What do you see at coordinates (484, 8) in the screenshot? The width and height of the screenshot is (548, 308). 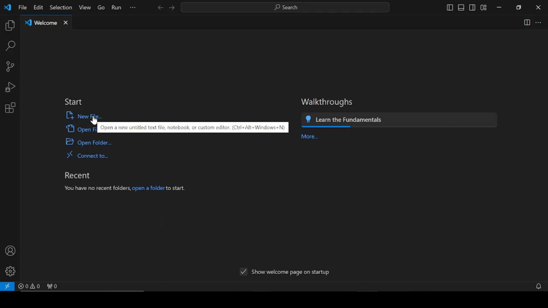 I see `customize layout` at bounding box center [484, 8].